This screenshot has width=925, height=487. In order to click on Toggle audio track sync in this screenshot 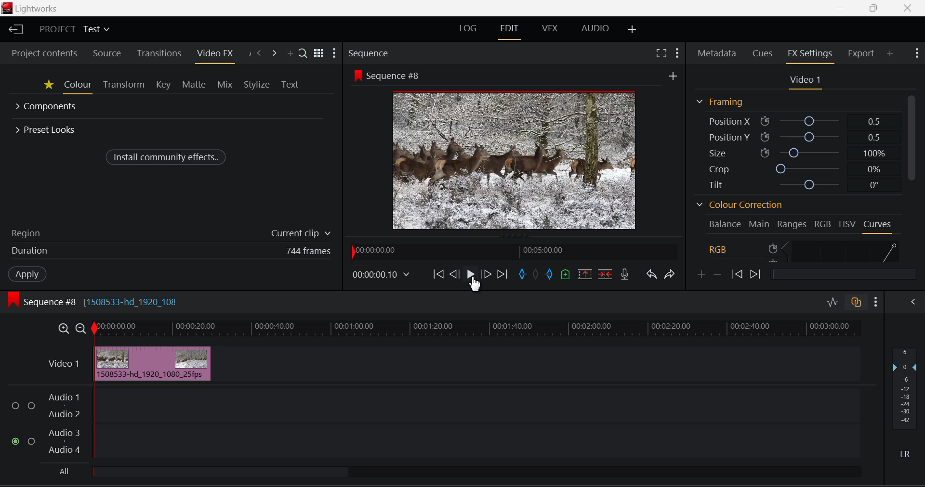, I will do `click(856, 304)`.